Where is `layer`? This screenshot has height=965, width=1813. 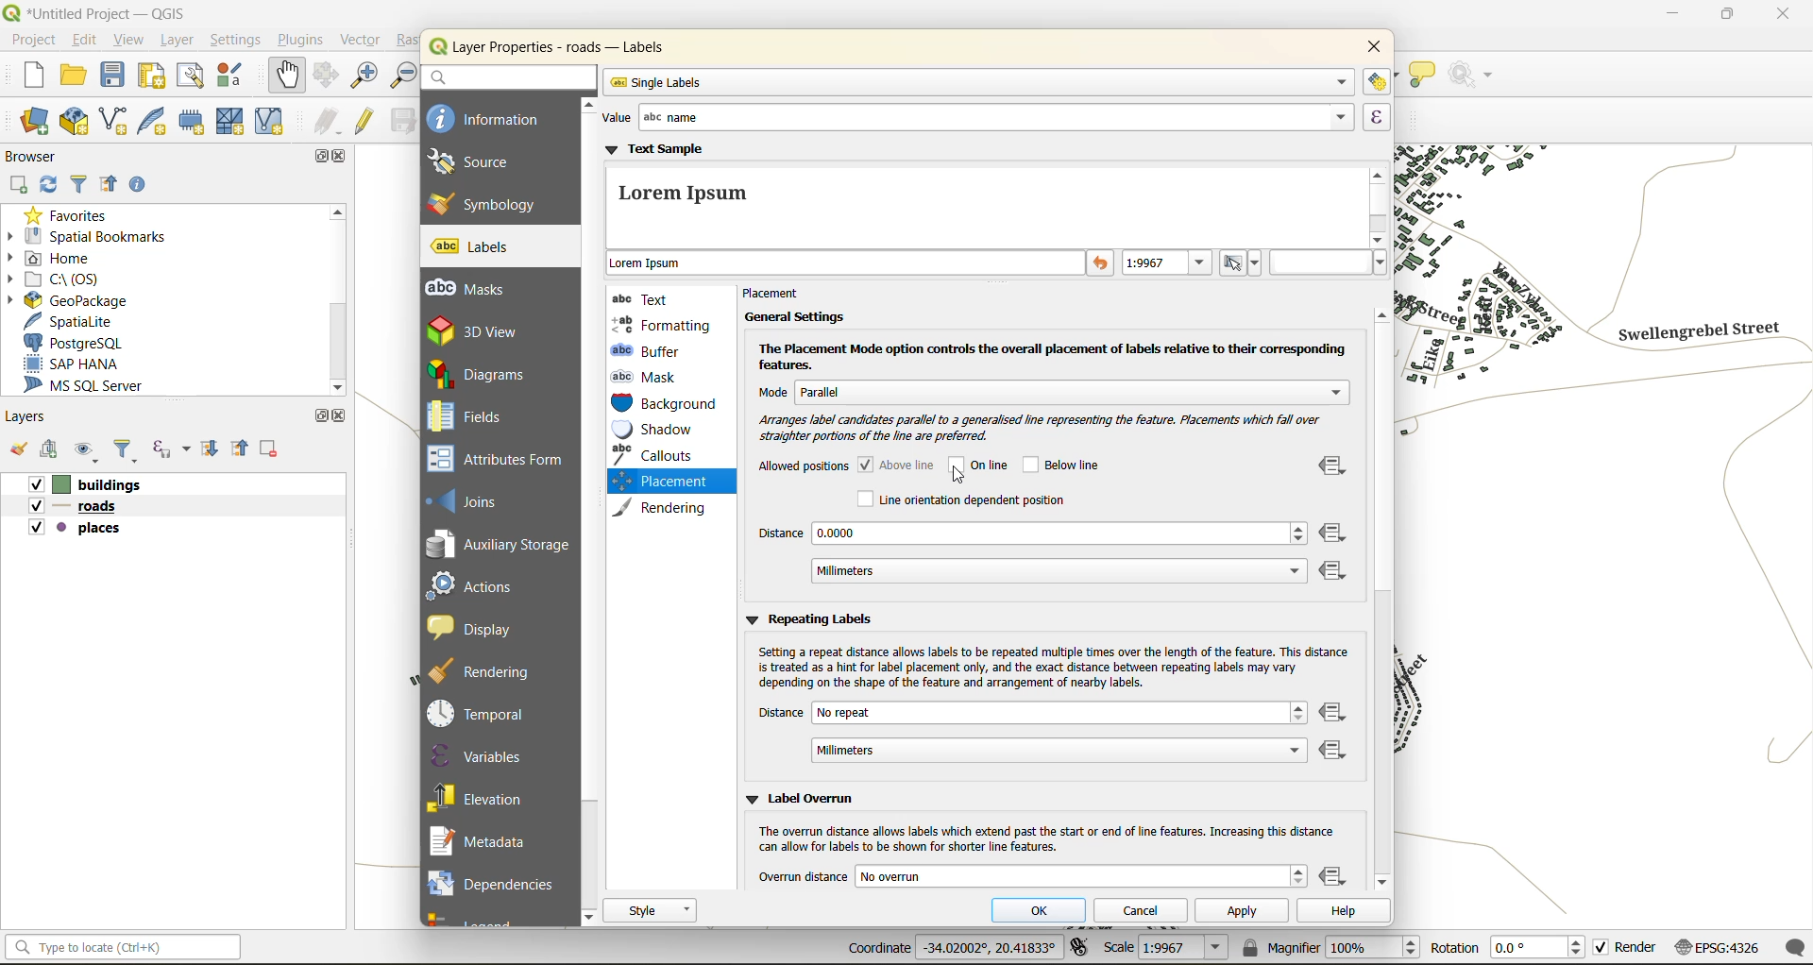 layer is located at coordinates (176, 42).